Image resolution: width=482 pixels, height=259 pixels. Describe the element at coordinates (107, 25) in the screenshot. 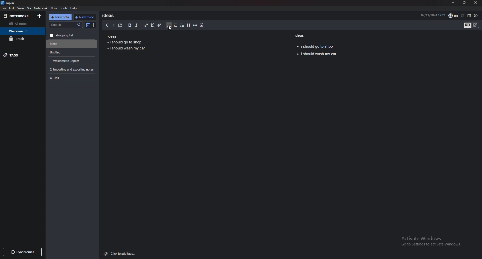

I see `previous` at that location.